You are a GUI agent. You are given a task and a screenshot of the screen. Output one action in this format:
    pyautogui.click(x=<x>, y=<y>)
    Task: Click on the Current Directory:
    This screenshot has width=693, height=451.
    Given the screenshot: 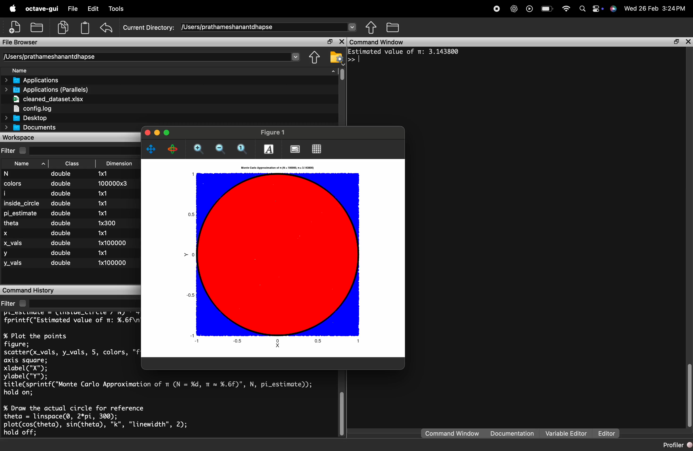 What is the action you would take?
    pyautogui.click(x=149, y=27)
    